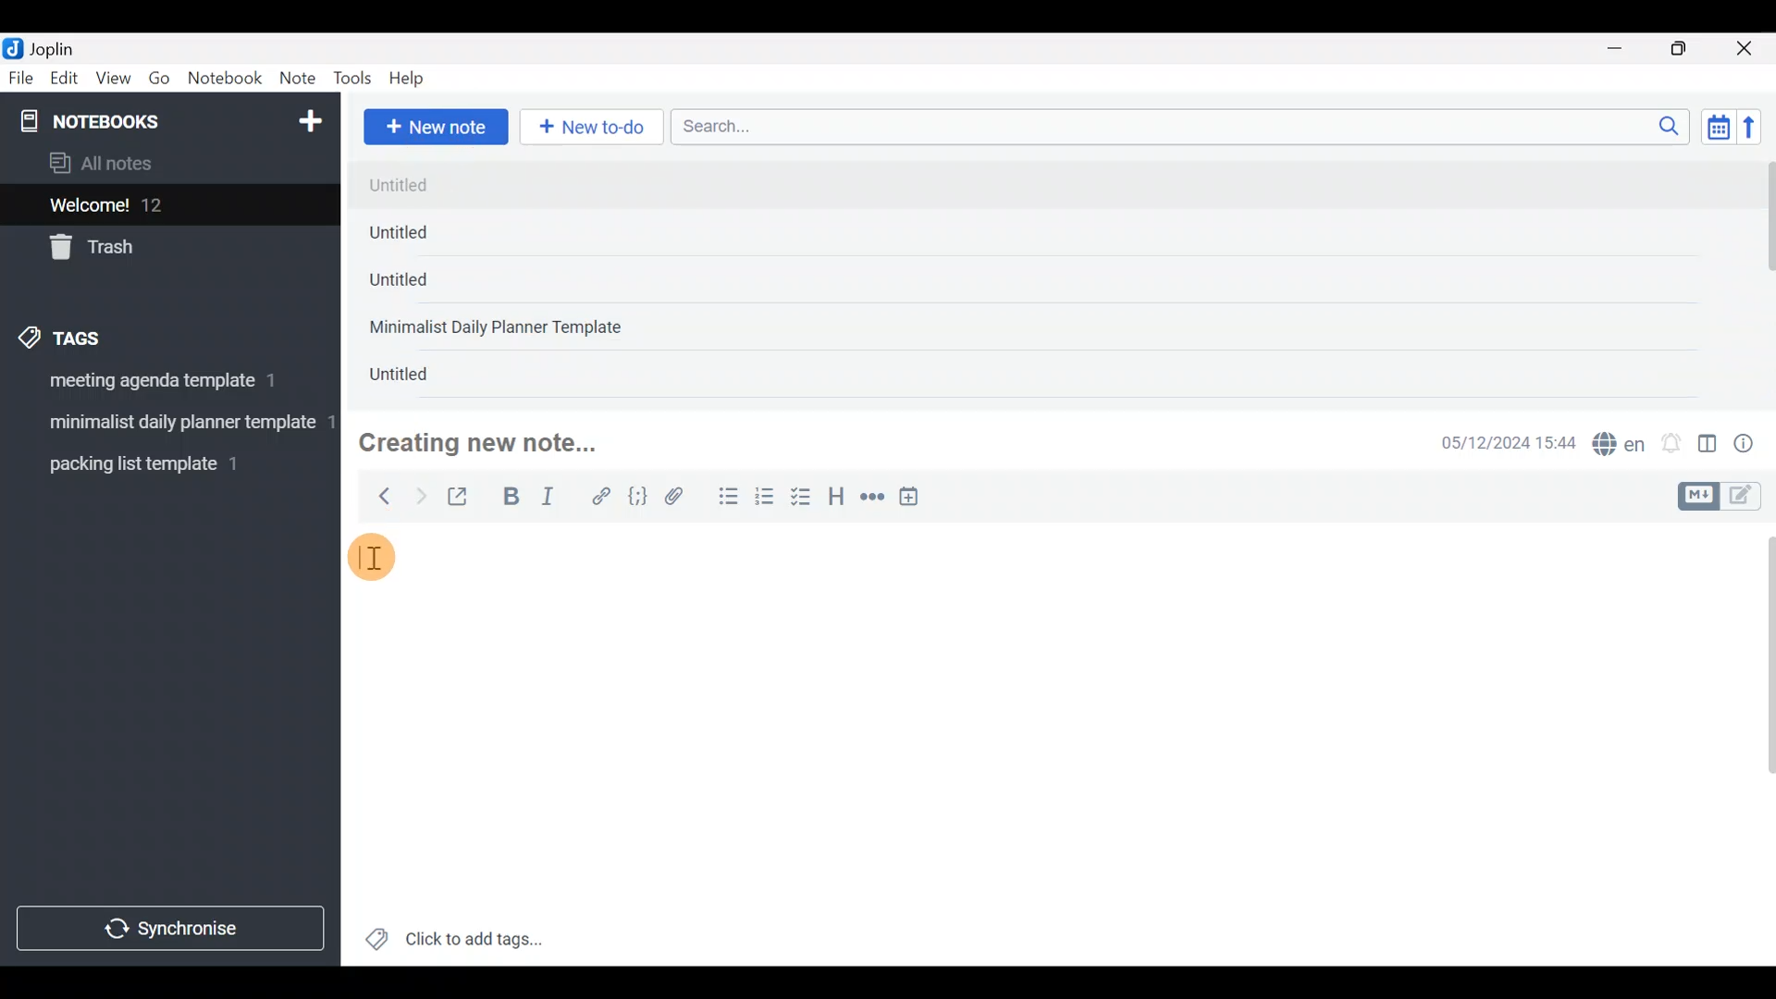 The height and width of the screenshot is (999, 1776). What do you see at coordinates (167, 206) in the screenshot?
I see `Welcome!` at bounding box center [167, 206].